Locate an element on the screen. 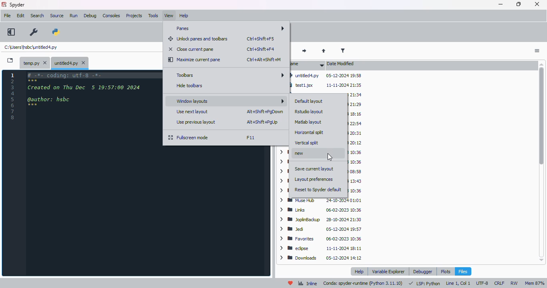 This screenshot has width=547, height=288. Saved Games is located at coordinates (356, 162).